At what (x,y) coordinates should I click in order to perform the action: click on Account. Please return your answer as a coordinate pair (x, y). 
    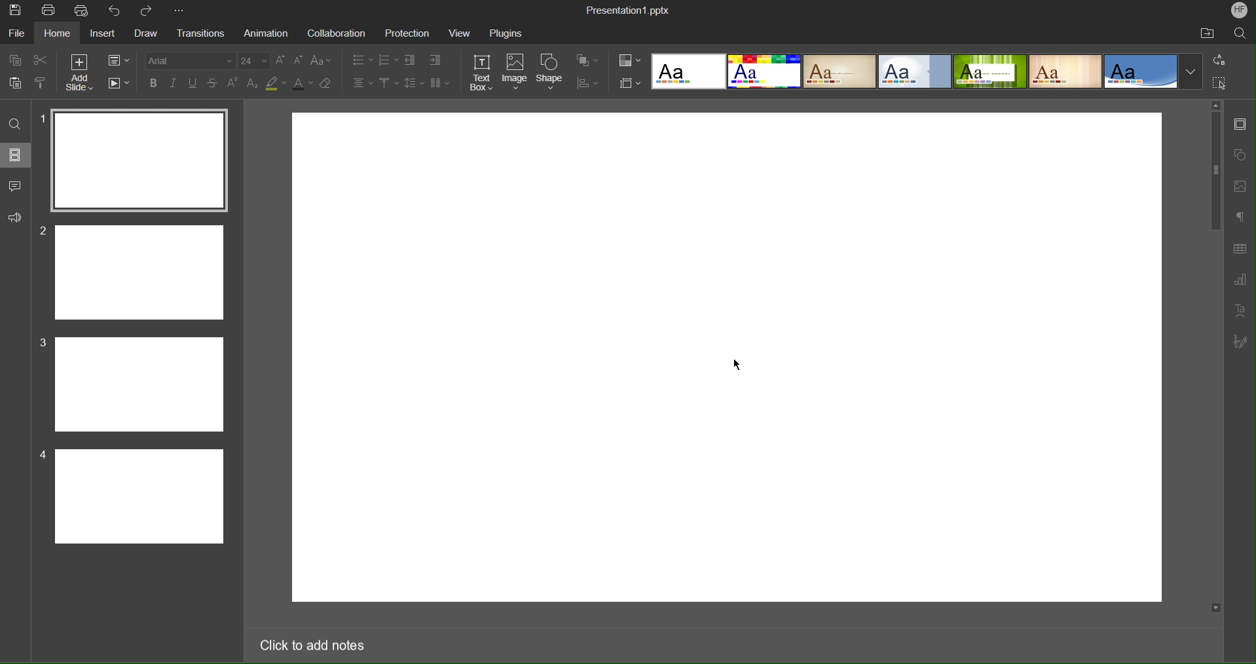
    Looking at the image, I should click on (1238, 10).